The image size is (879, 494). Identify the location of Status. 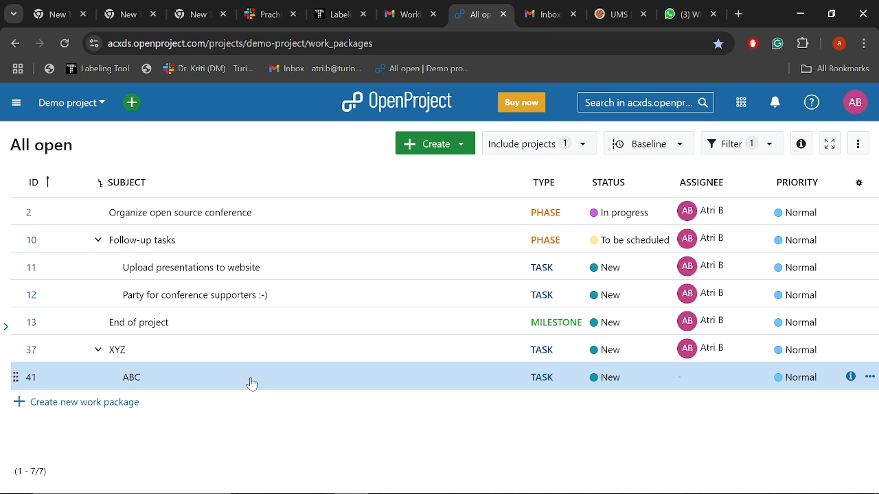
(625, 182).